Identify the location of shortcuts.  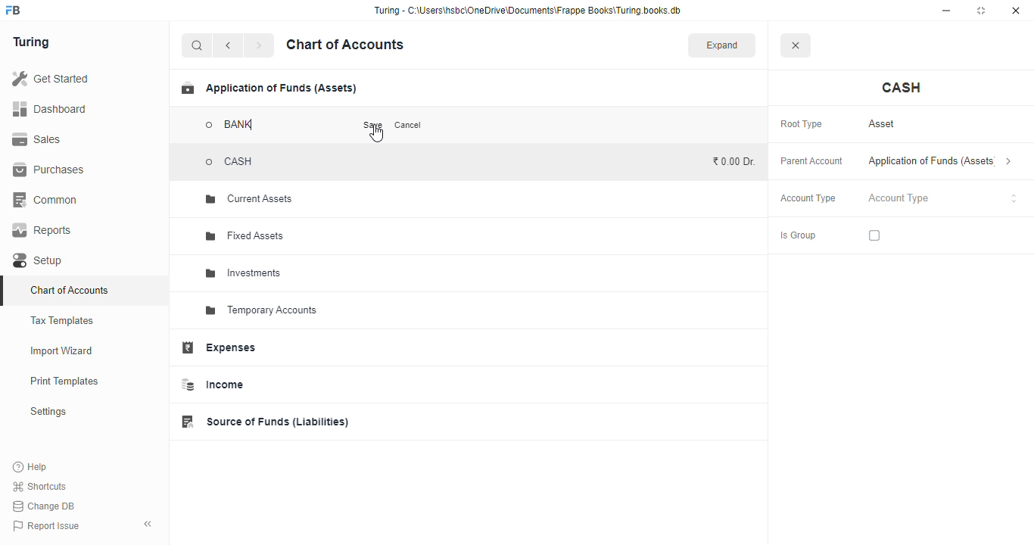
(40, 486).